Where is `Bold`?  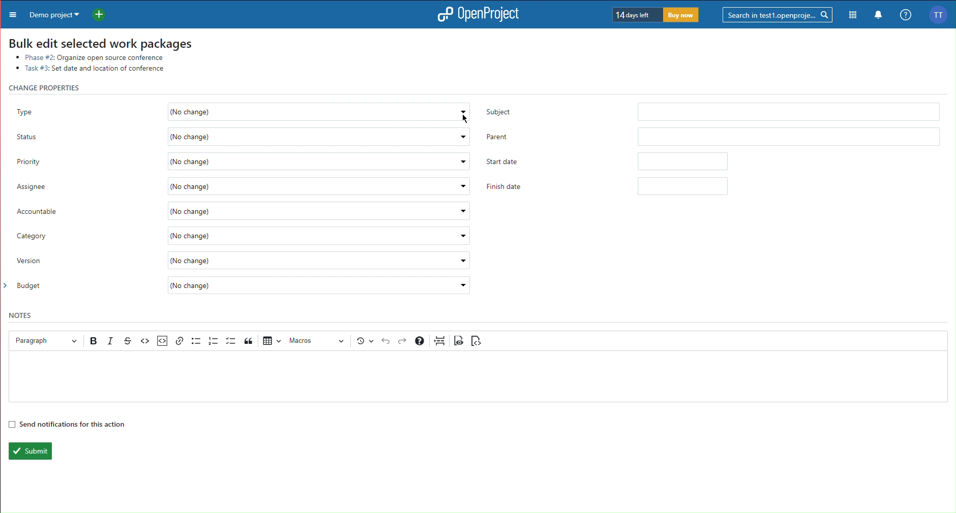
Bold is located at coordinates (95, 341).